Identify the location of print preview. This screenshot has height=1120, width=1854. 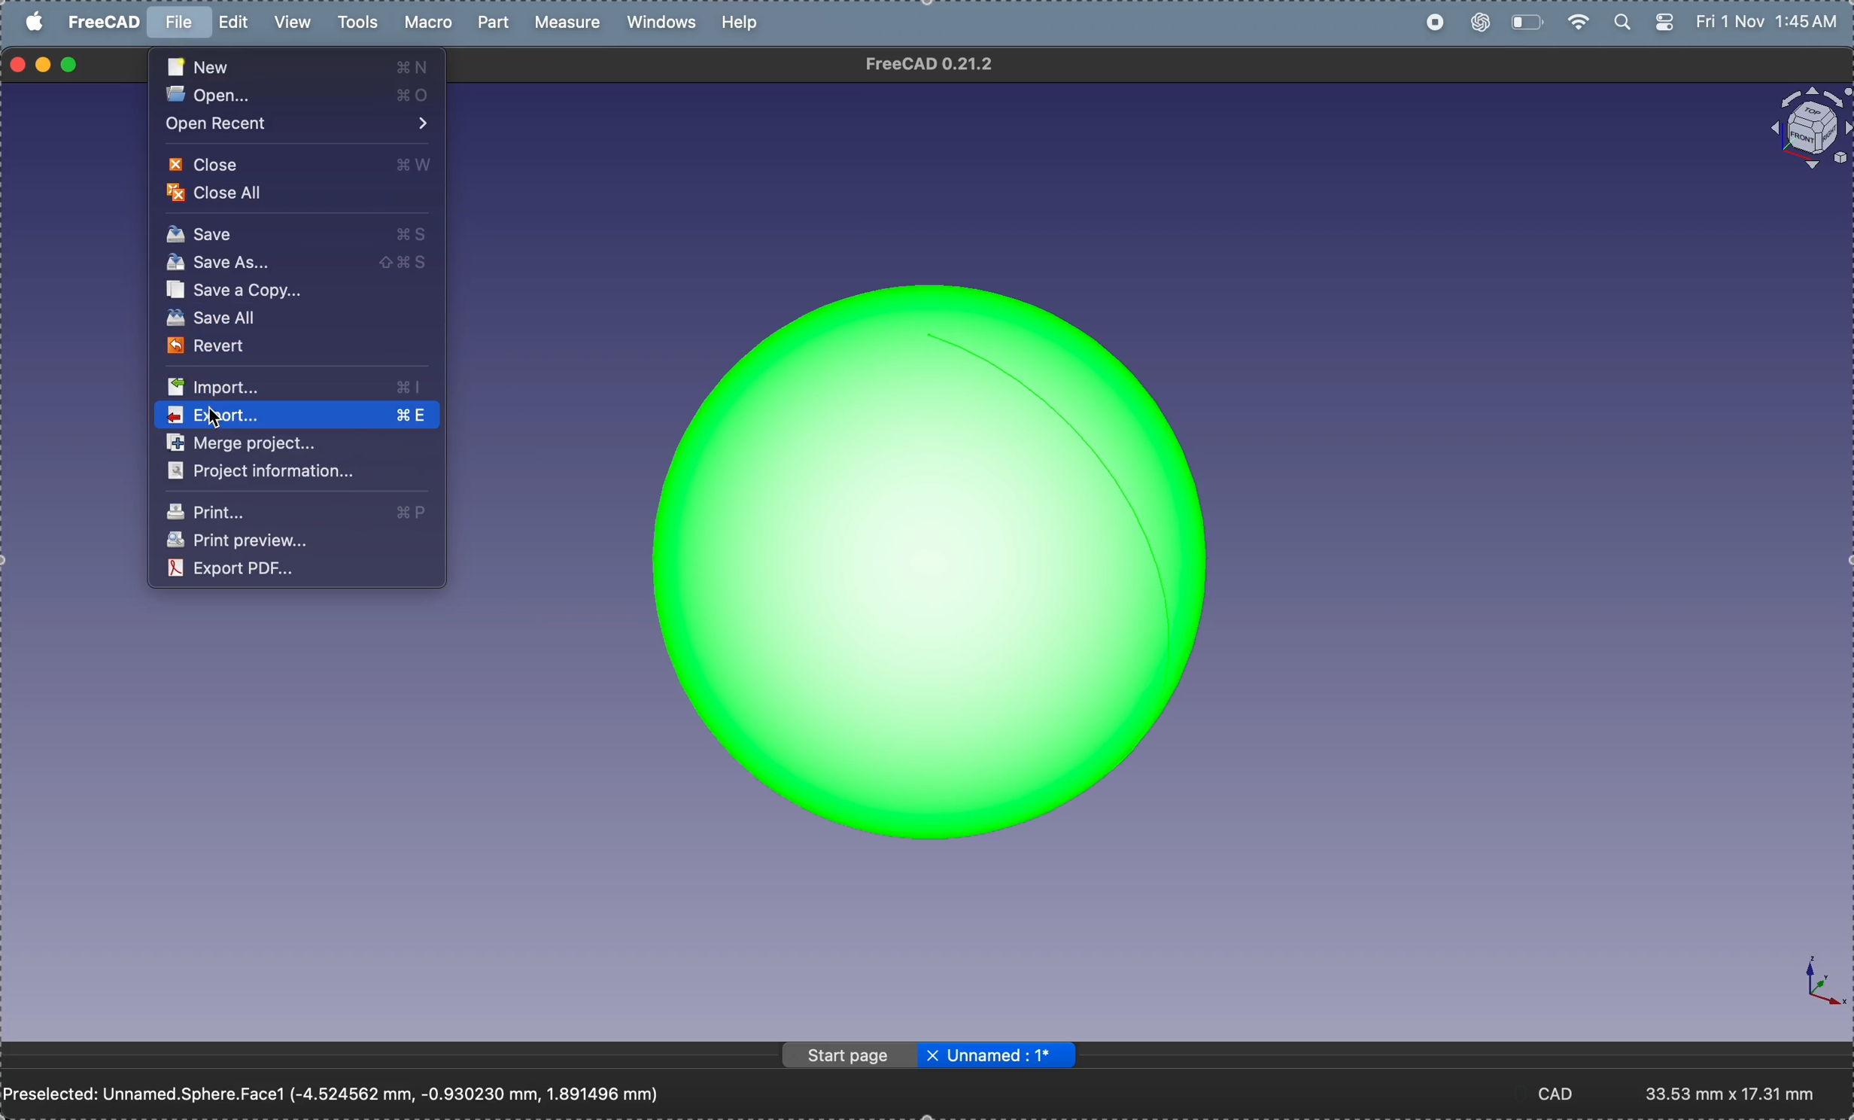
(293, 543).